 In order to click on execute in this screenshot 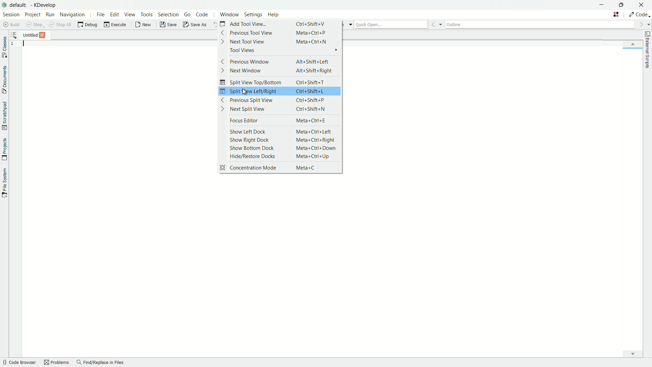, I will do `click(115, 24)`.